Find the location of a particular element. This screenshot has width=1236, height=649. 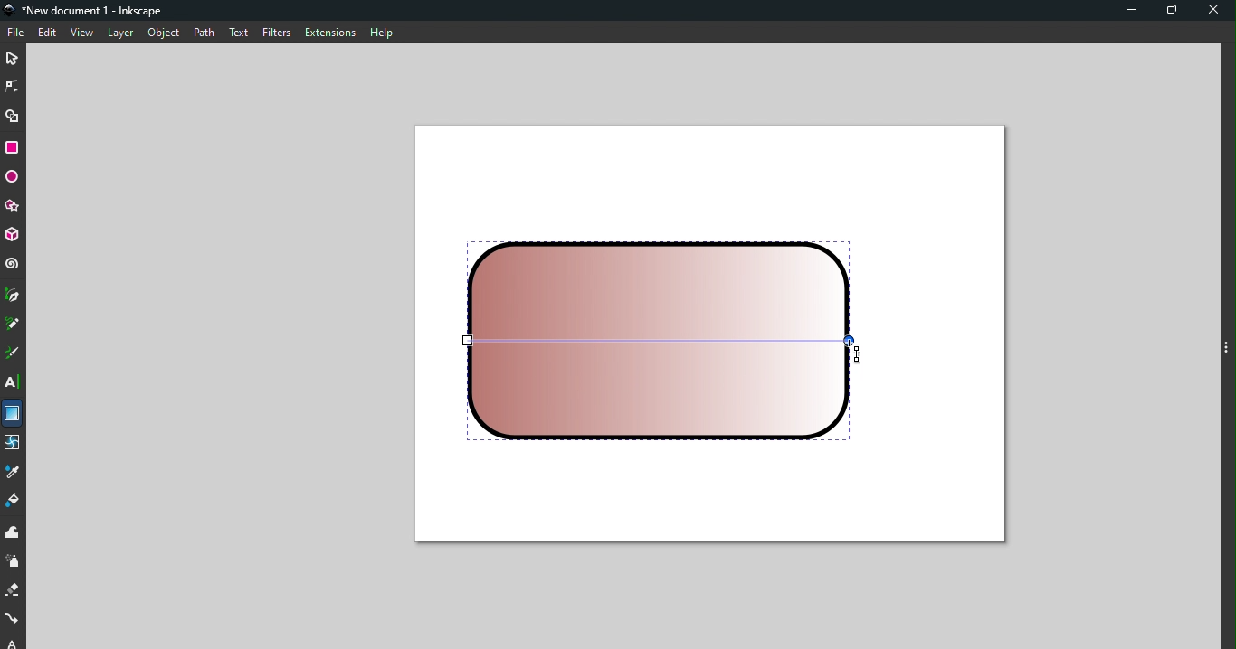

Close is located at coordinates (1215, 12).